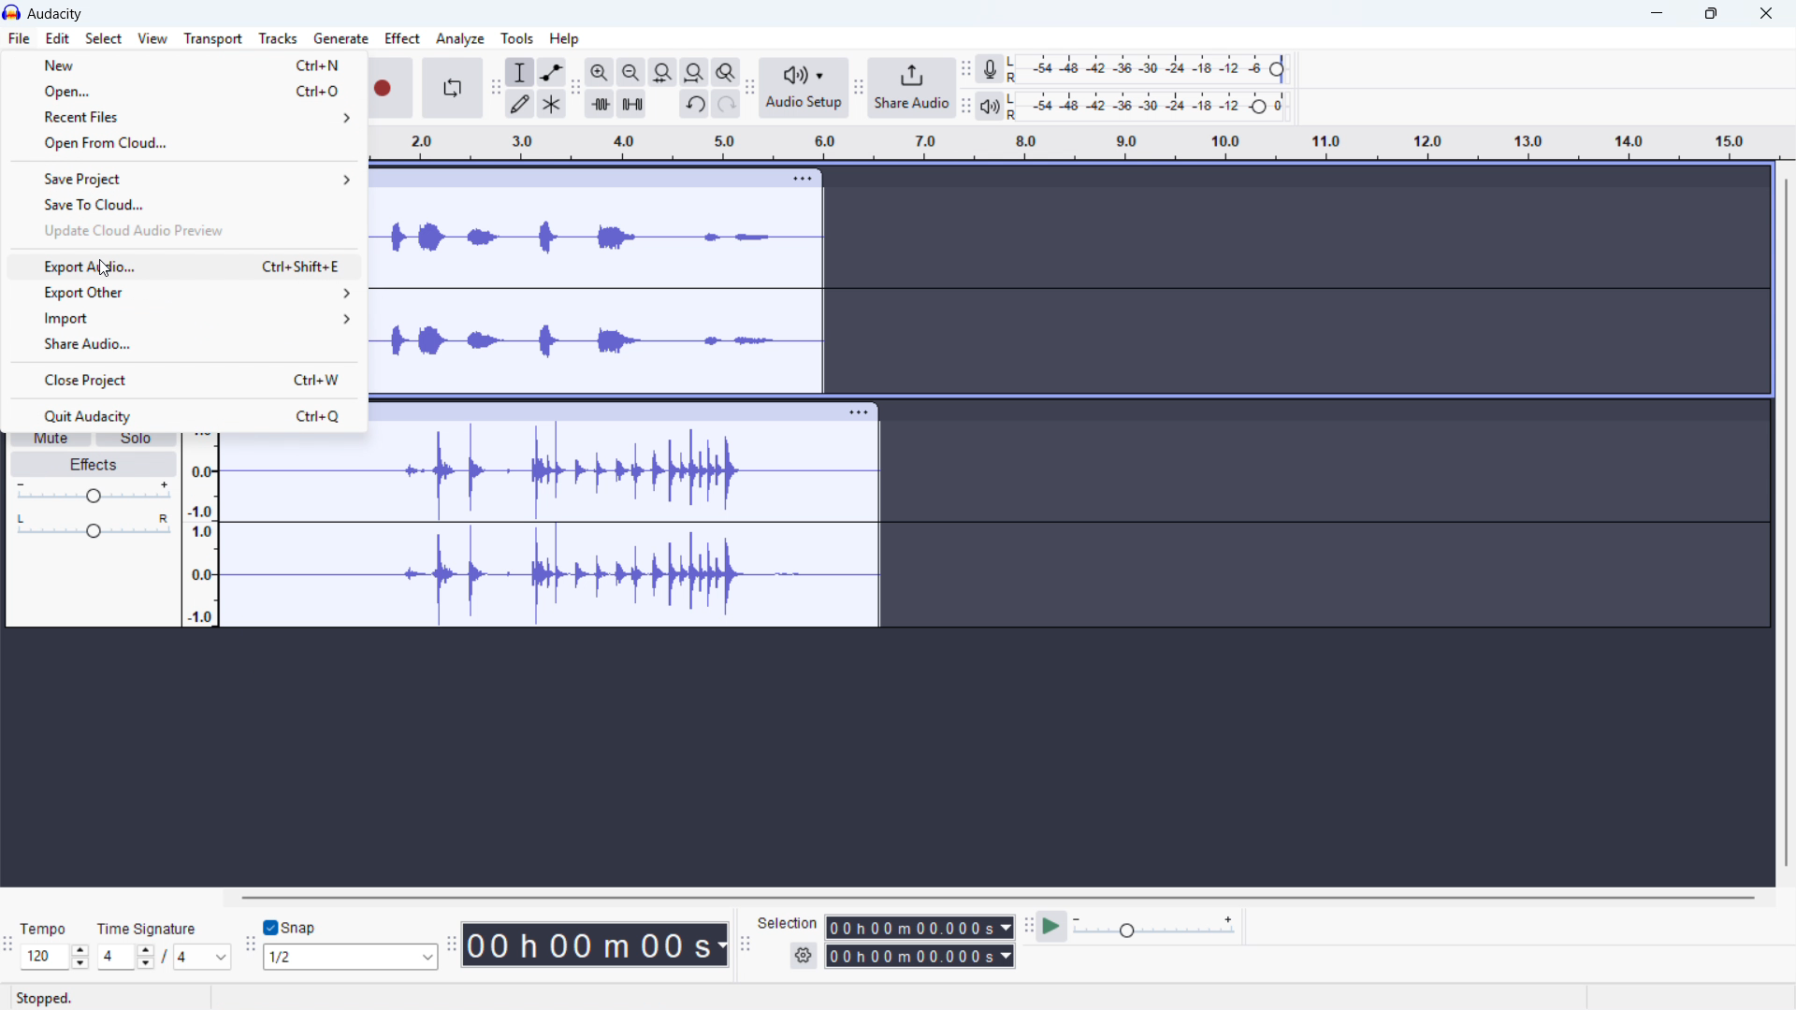 The image size is (1796, 1010). What do you see at coordinates (20, 39) in the screenshot?
I see `file ` at bounding box center [20, 39].